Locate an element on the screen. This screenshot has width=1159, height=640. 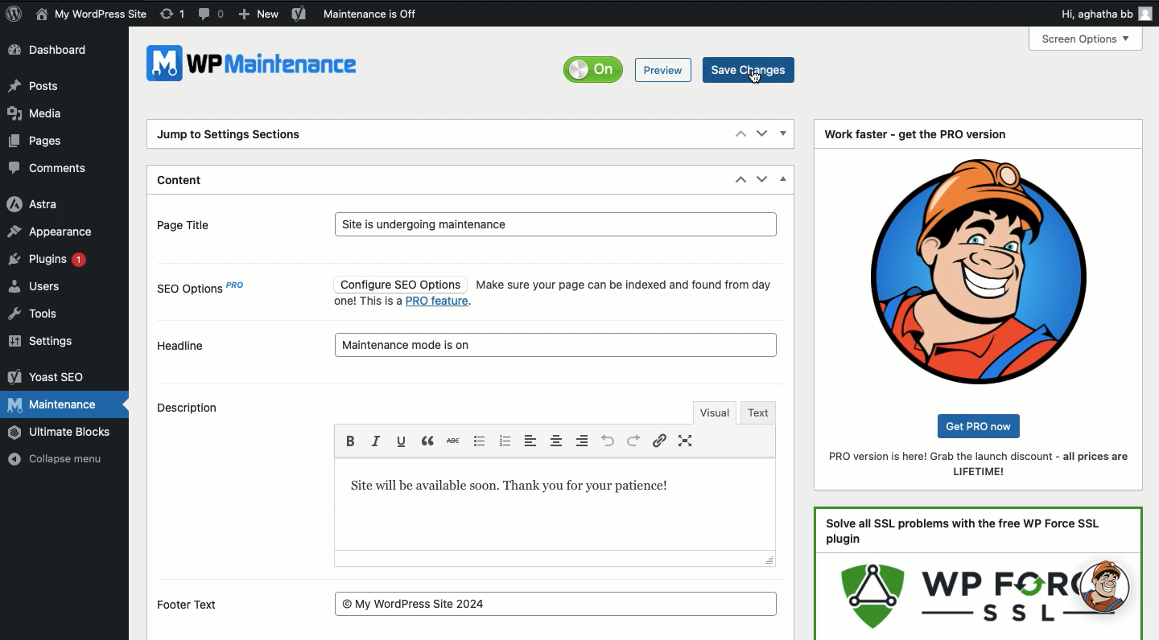
Move up down is located at coordinates (751, 180).